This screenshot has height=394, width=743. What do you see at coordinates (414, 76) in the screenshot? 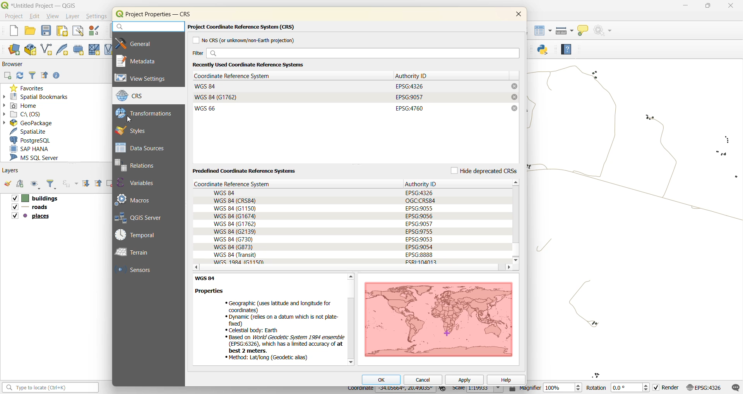
I see `authority id` at bounding box center [414, 76].